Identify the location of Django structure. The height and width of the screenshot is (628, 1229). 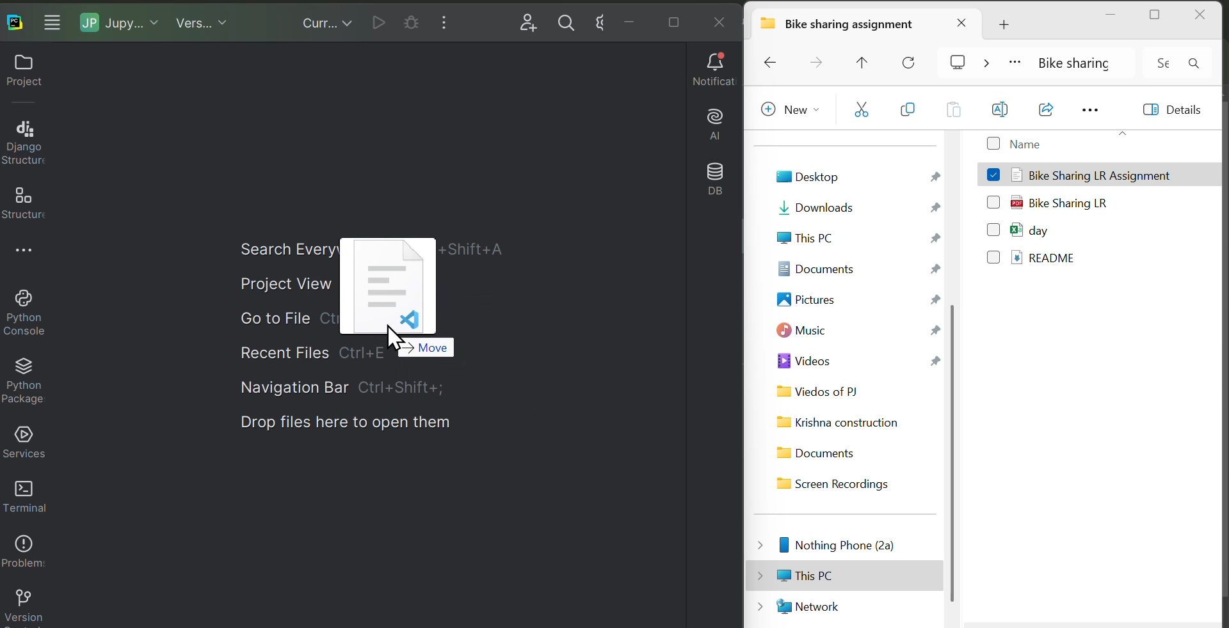
(28, 142).